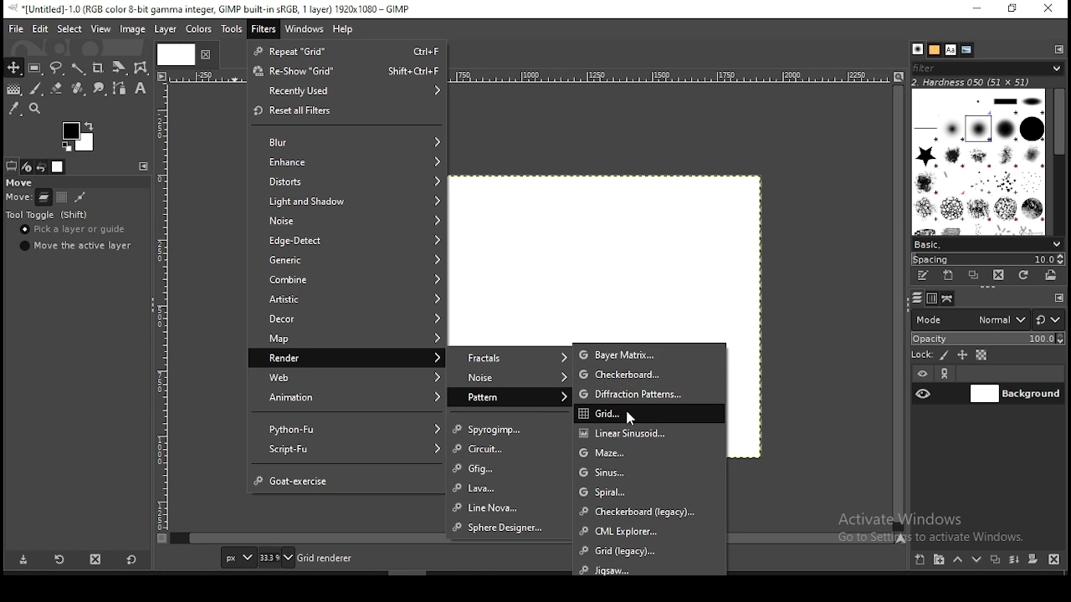 The width and height of the screenshot is (1071, 602). What do you see at coordinates (166, 29) in the screenshot?
I see `layer` at bounding box center [166, 29].